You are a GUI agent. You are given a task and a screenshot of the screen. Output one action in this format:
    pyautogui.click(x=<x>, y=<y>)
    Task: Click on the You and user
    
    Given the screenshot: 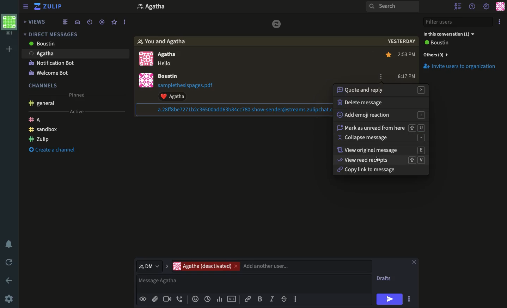 What is the action you would take?
    pyautogui.click(x=165, y=42)
    